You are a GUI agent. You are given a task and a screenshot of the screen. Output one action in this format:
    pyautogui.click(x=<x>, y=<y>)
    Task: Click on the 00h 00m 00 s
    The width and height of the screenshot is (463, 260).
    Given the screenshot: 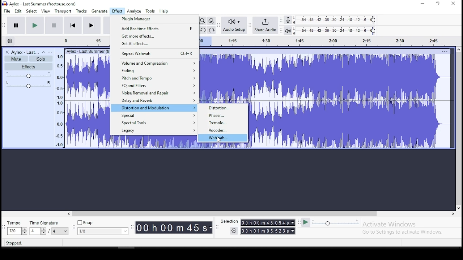 What is the action you would take?
    pyautogui.click(x=173, y=227)
    